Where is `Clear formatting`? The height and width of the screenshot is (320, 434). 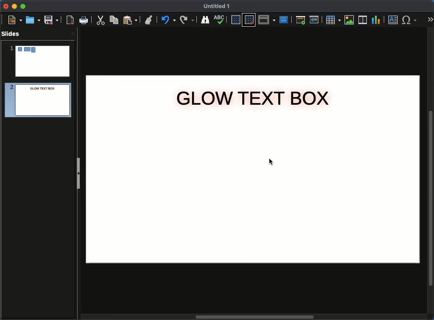 Clear formatting is located at coordinates (149, 19).